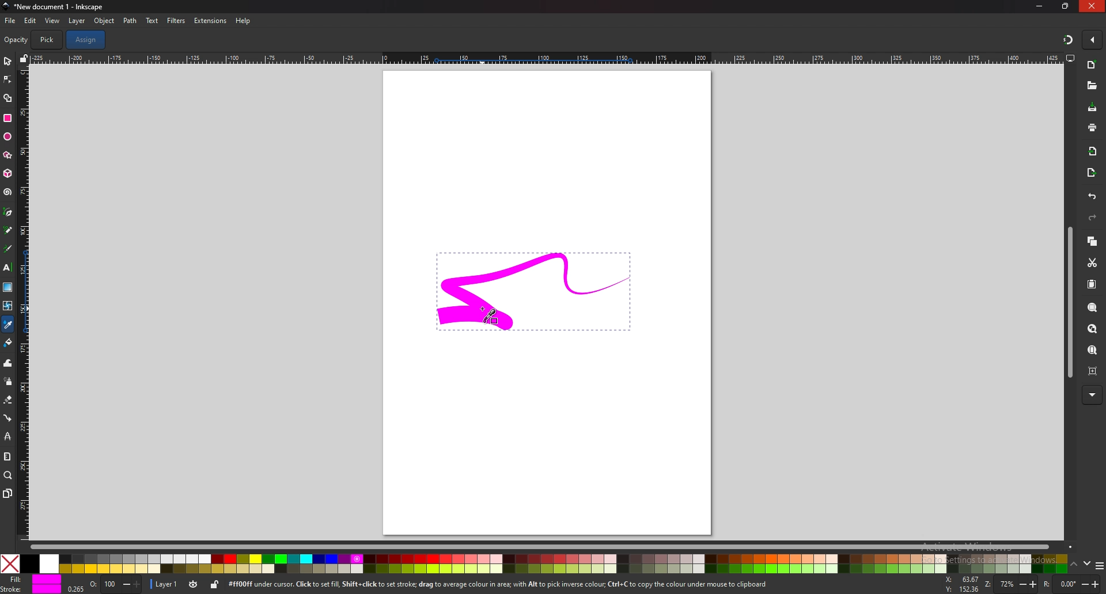  Describe the element at coordinates (544, 58) in the screenshot. I see `horizontal scale` at that location.